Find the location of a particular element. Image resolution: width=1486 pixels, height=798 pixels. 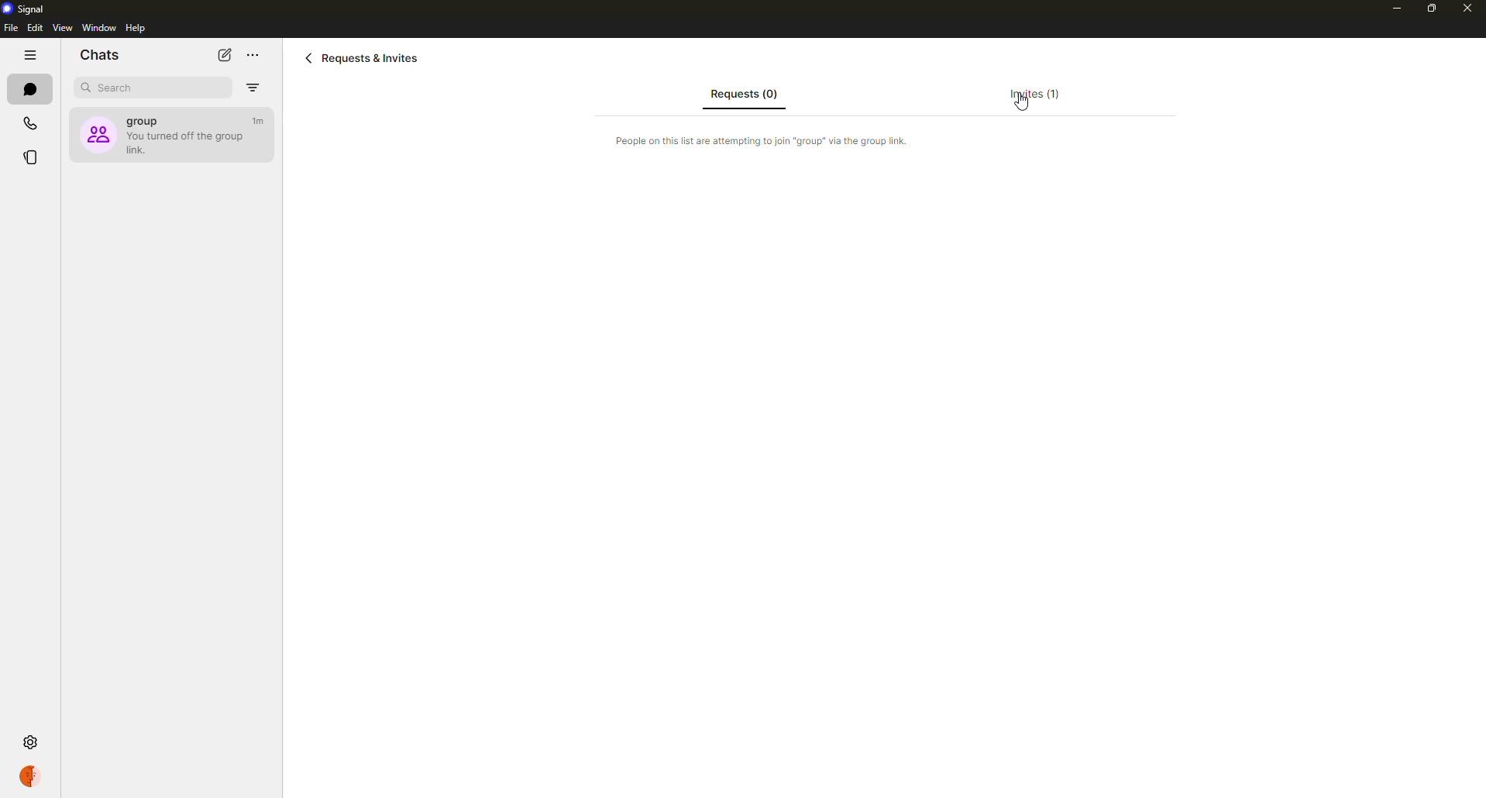

minimize is located at coordinates (1388, 8).